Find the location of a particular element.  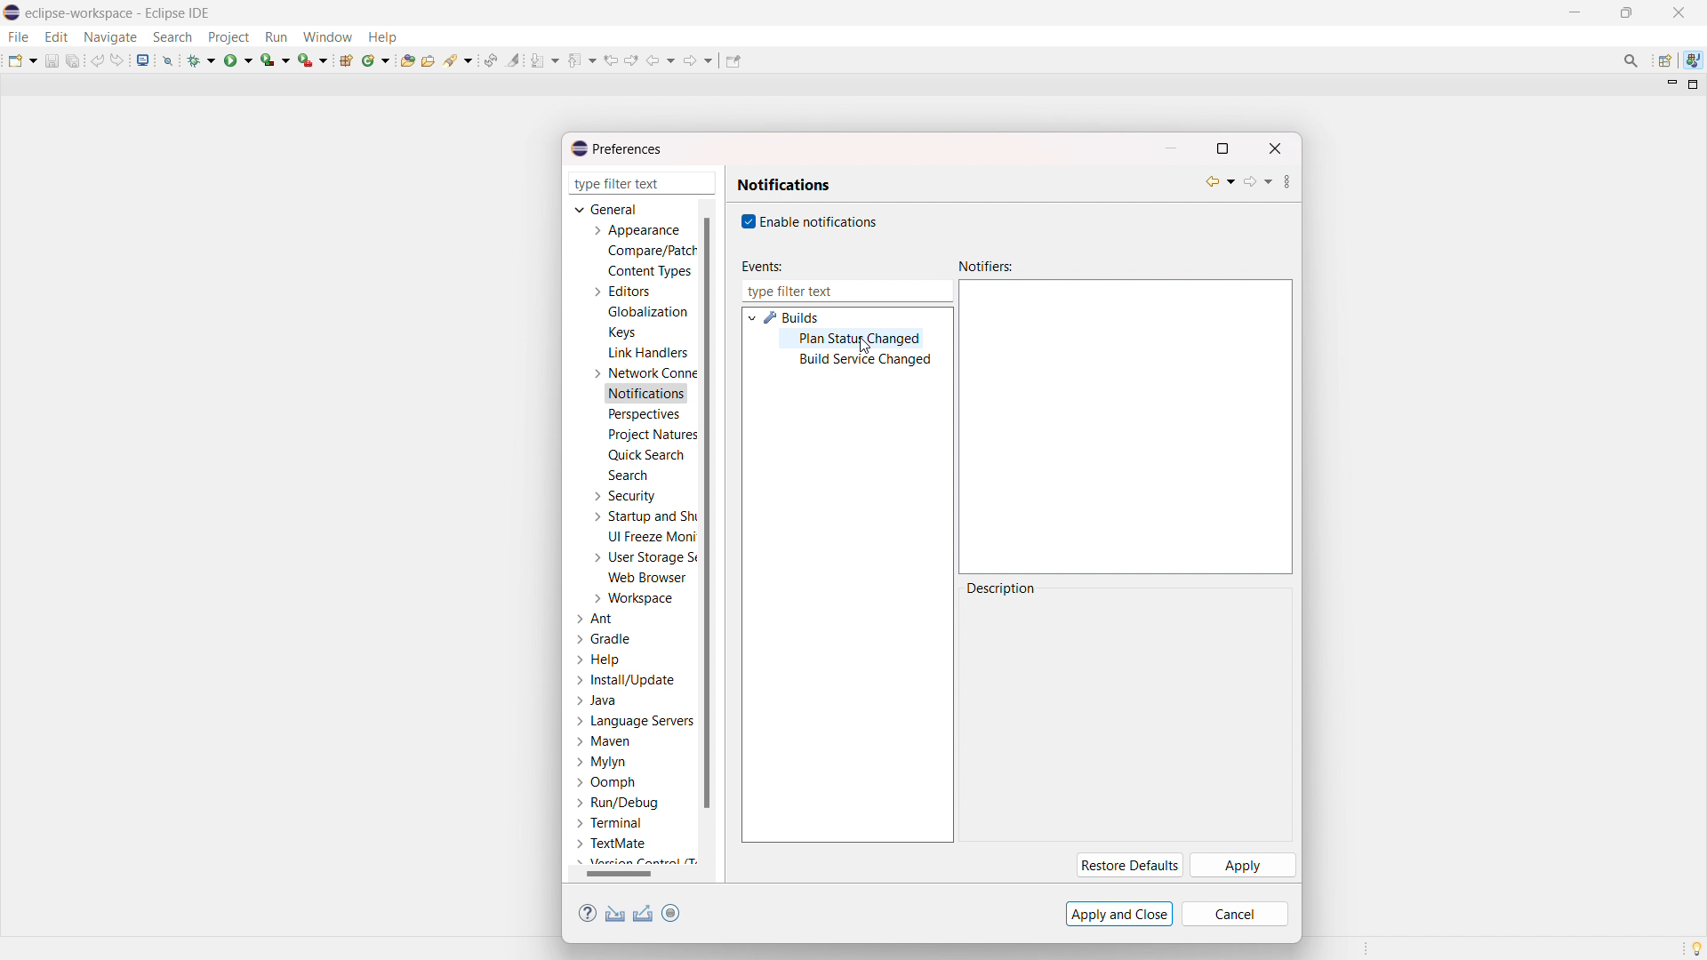

export is located at coordinates (644, 914).